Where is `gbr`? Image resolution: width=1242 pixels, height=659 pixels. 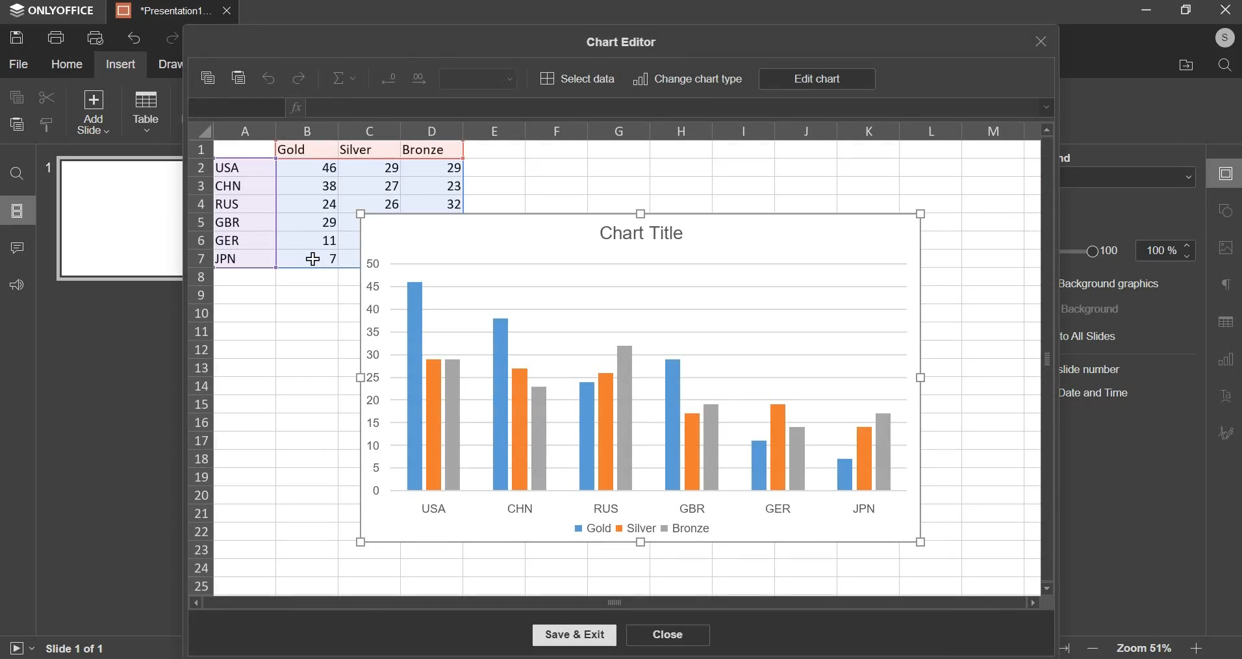 gbr is located at coordinates (244, 223).